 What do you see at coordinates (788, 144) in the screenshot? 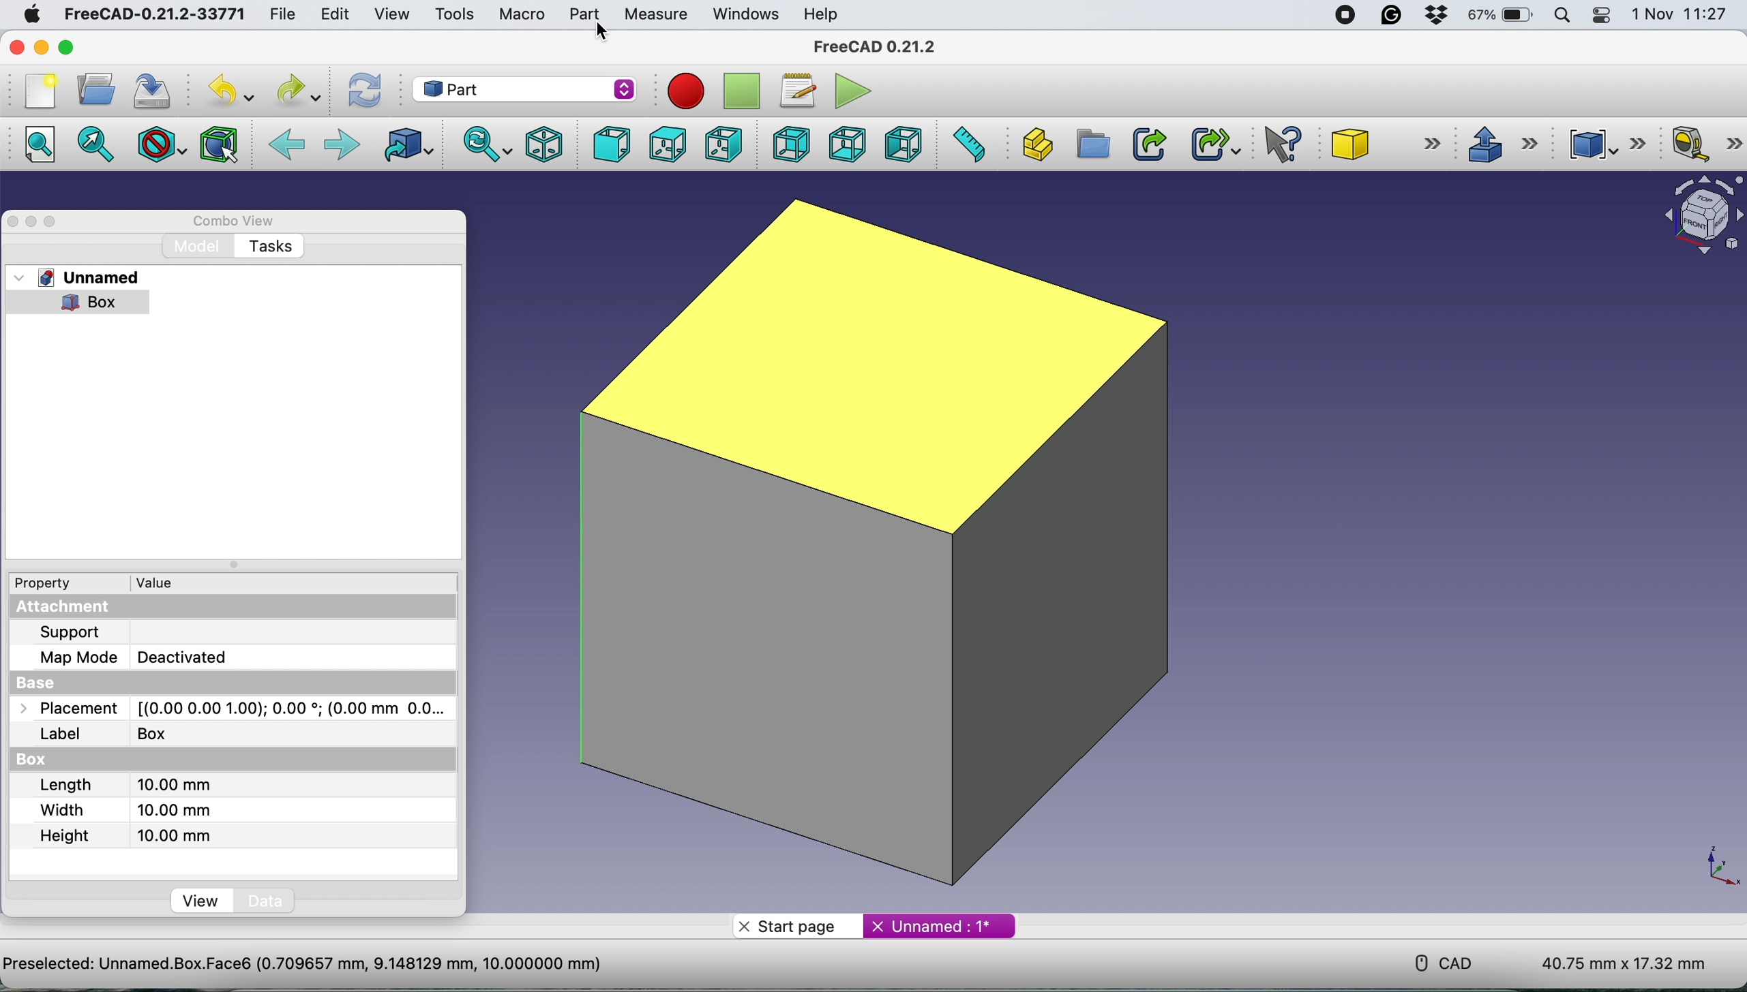
I see `rear` at bounding box center [788, 144].